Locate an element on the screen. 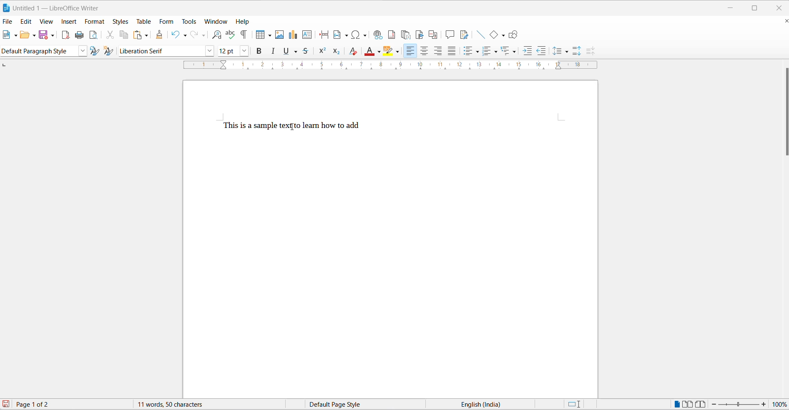 The height and width of the screenshot is (410, 789). standard selection is located at coordinates (574, 405).